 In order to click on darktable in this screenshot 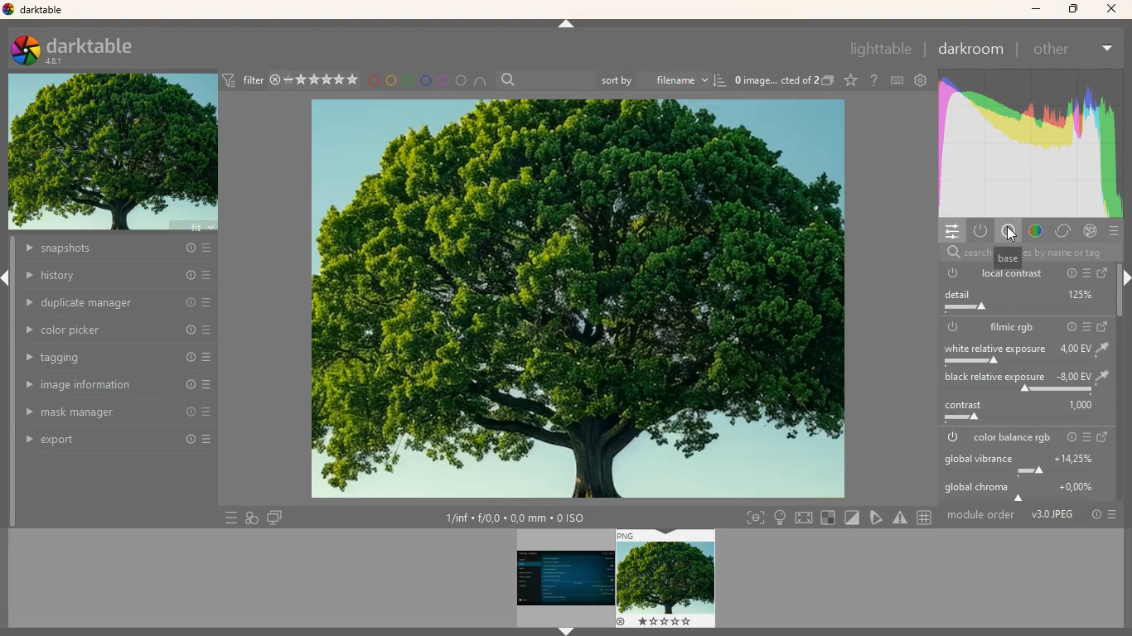, I will do `click(36, 10)`.